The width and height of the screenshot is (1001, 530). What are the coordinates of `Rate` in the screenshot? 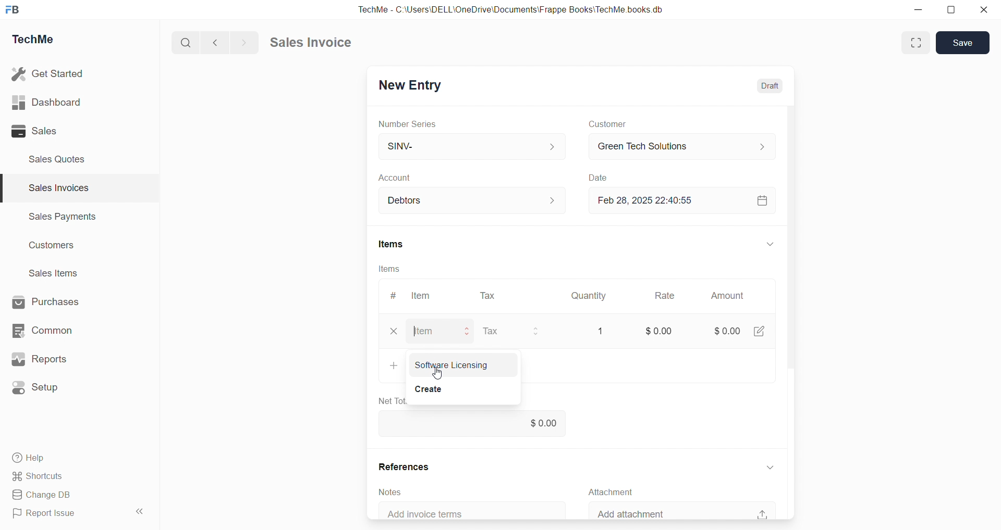 It's located at (666, 295).